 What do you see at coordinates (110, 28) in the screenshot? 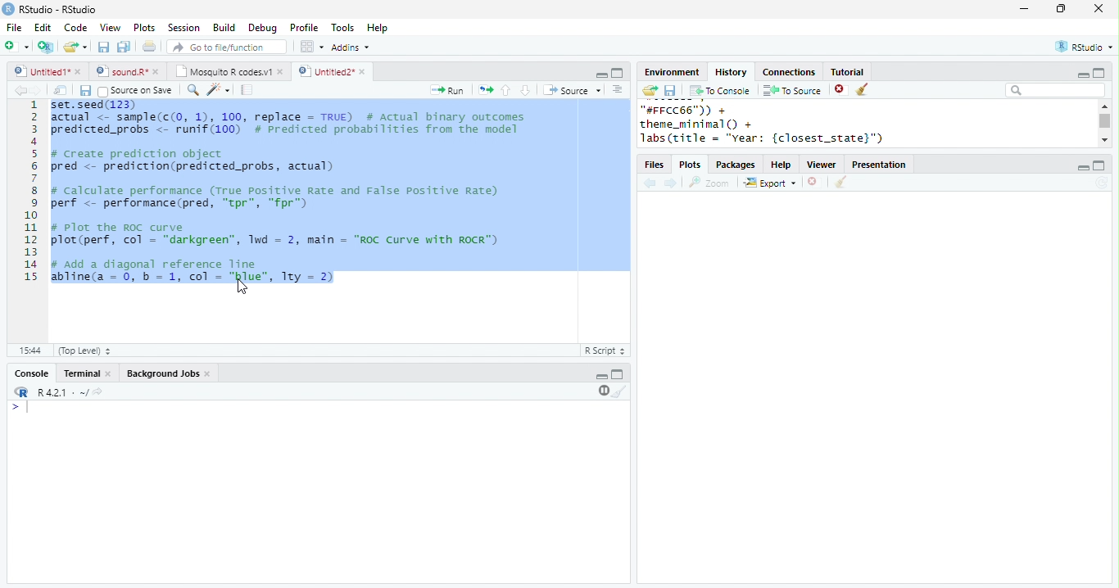
I see `View` at bounding box center [110, 28].